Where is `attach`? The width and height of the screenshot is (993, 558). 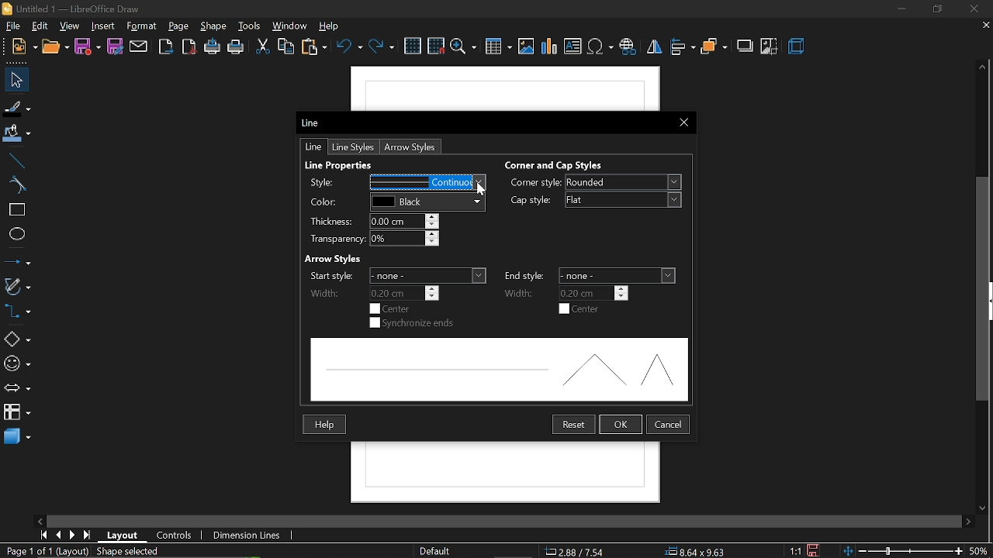
attach is located at coordinates (140, 46).